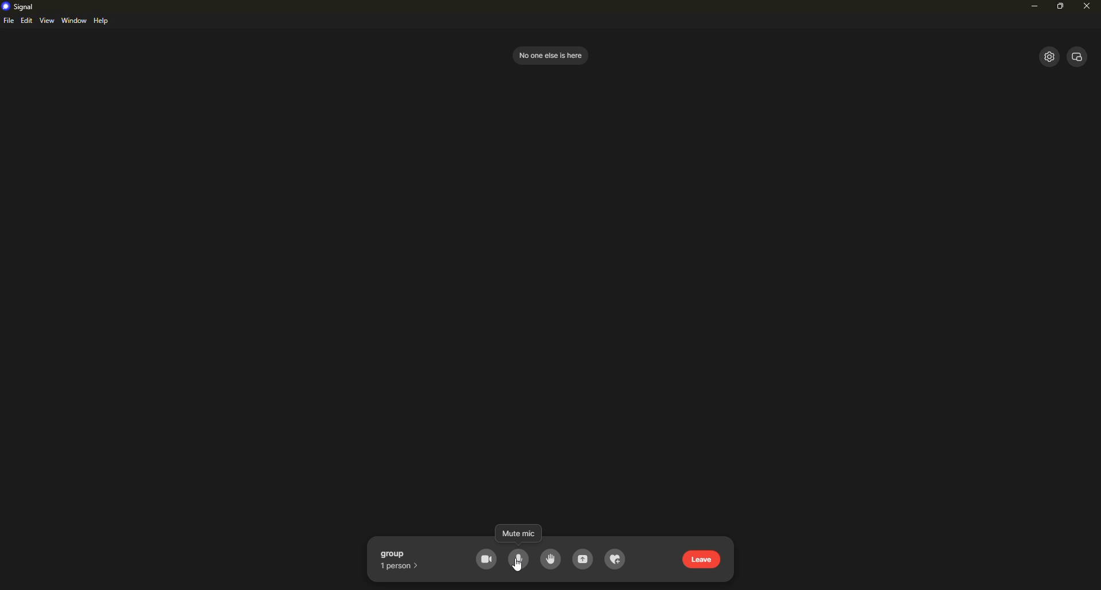 Image resolution: width=1101 pixels, height=590 pixels. I want to click on signal, so click(19, 6).